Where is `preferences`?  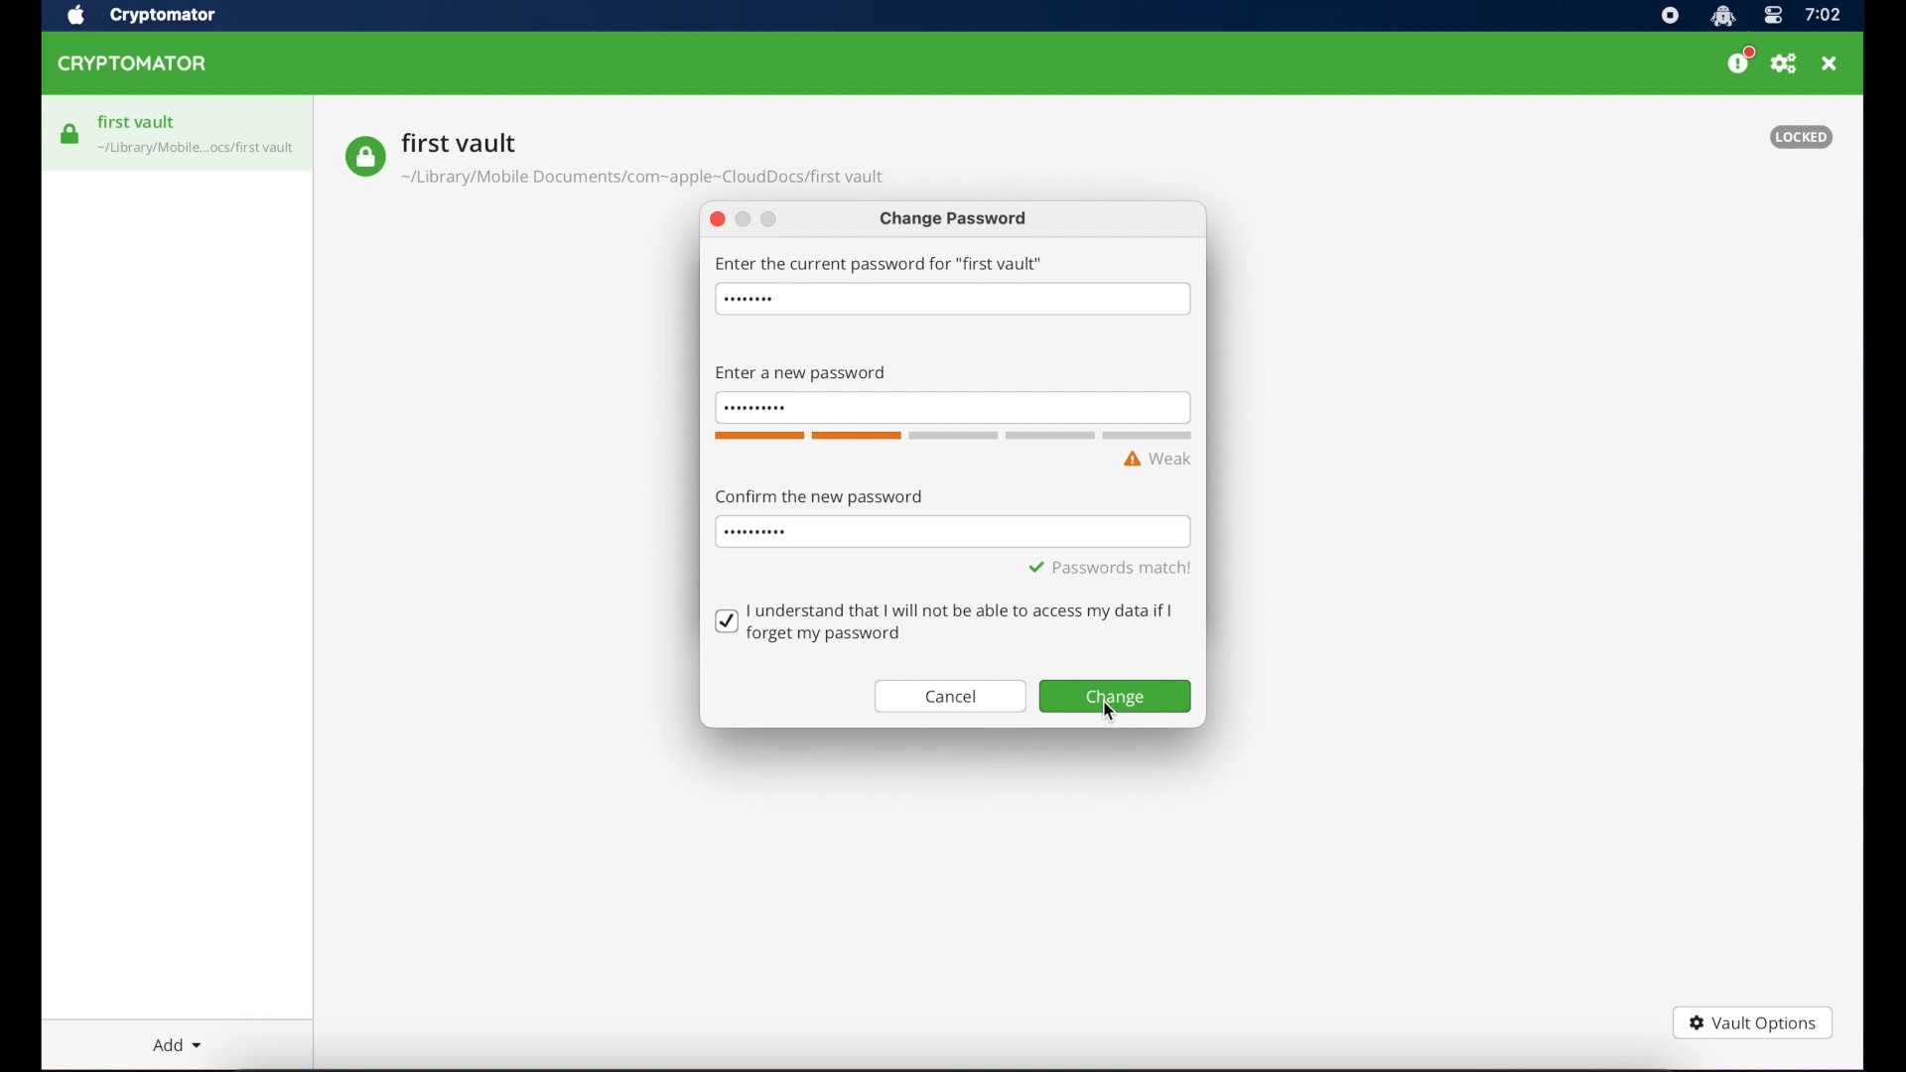
preferences is located at coordinates (1784, 65).